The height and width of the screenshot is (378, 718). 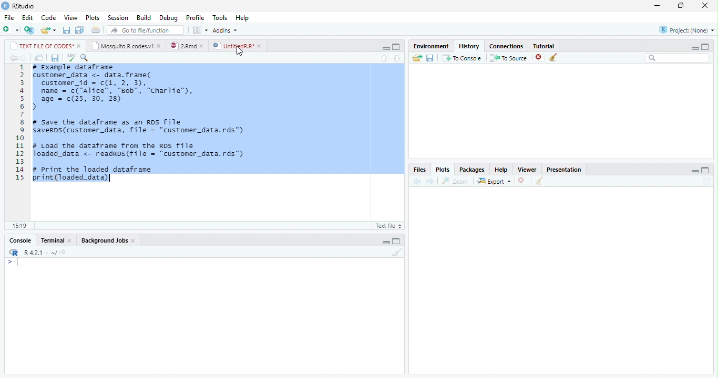 What do you see at coordinates (39, 58) in the screenshot?
I see `open in new window` at bounding box center [39, 58].